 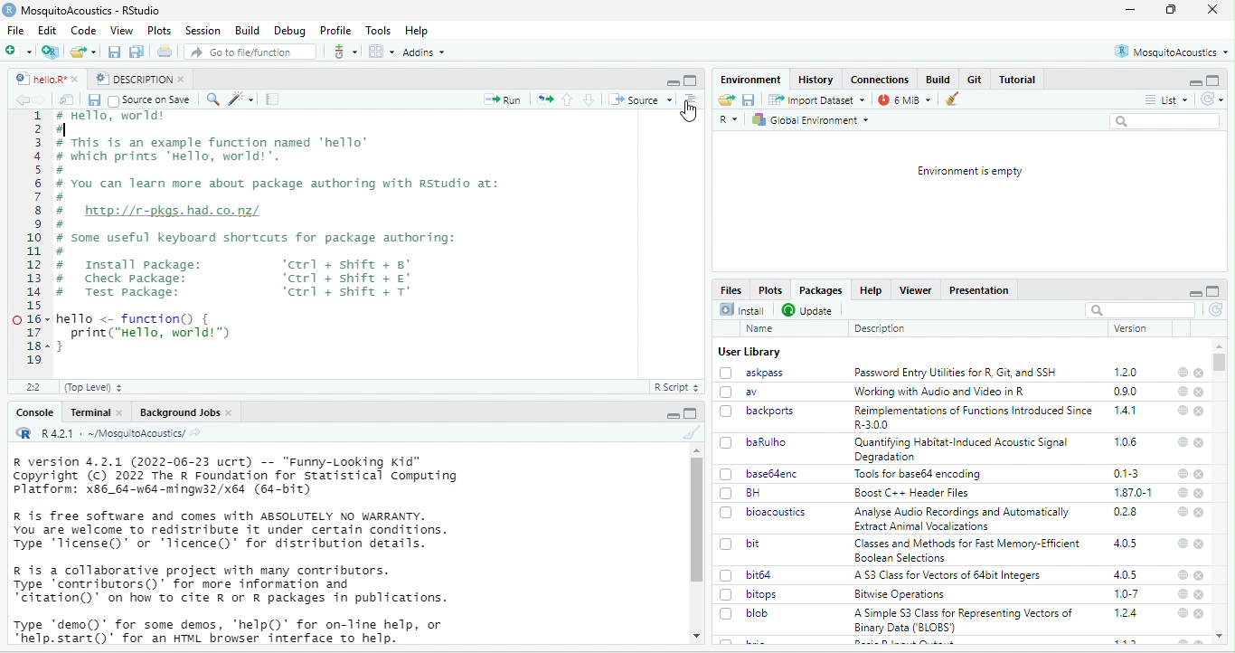 What do you see at coordinates (980, 290) in the screenshot?
I see `Presentation` at bounding box center [980, 290].